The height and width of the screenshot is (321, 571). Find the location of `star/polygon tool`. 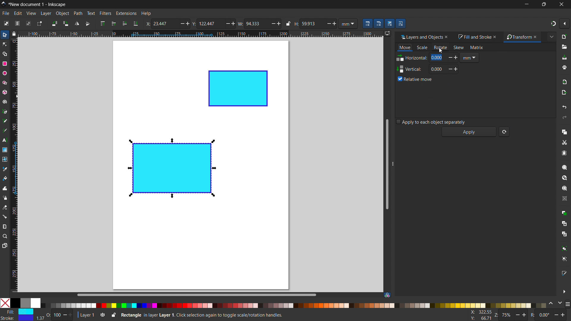

star/polygon tool is located at coordinates (4, 82).